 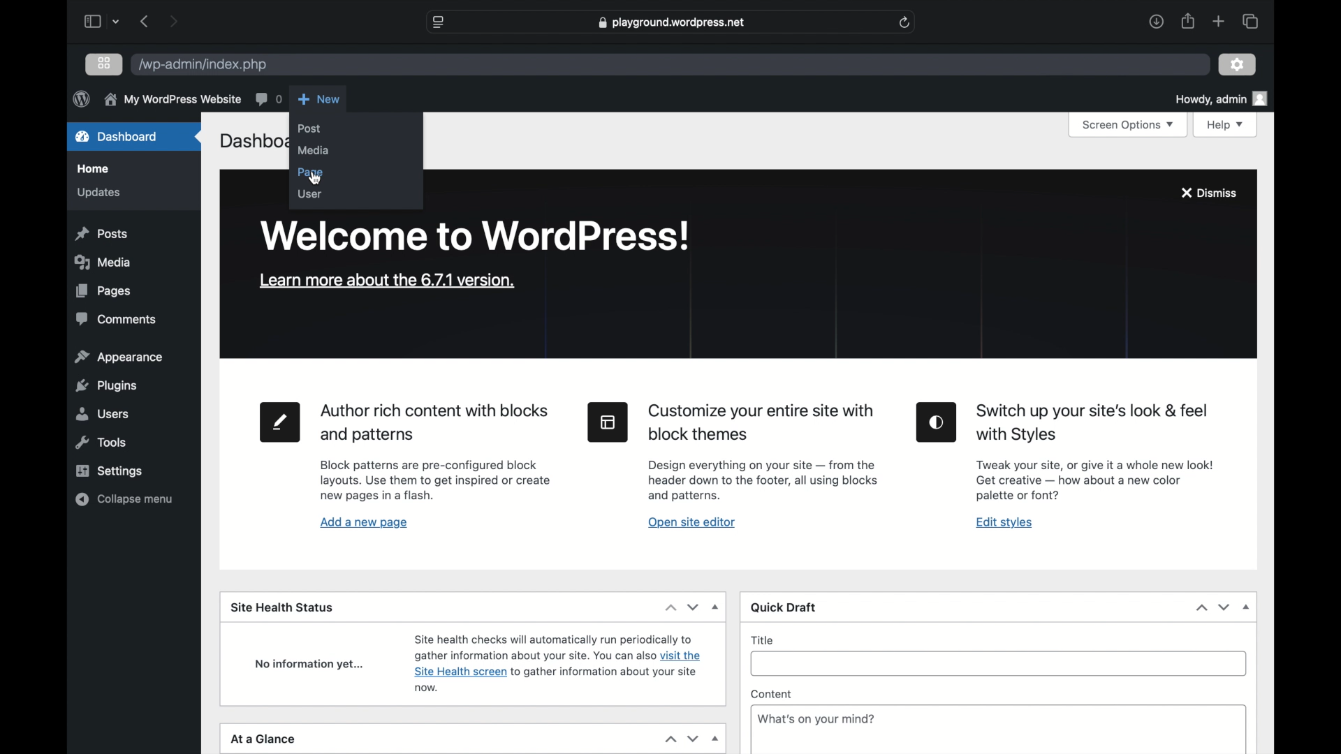 I want to click on media, so click(x=102, y=263).